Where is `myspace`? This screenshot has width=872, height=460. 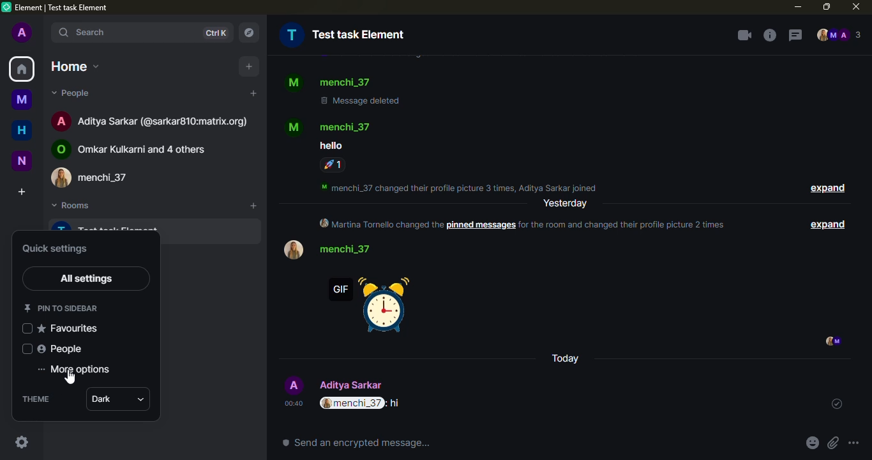 myspace is located at coordinates (22, 98).